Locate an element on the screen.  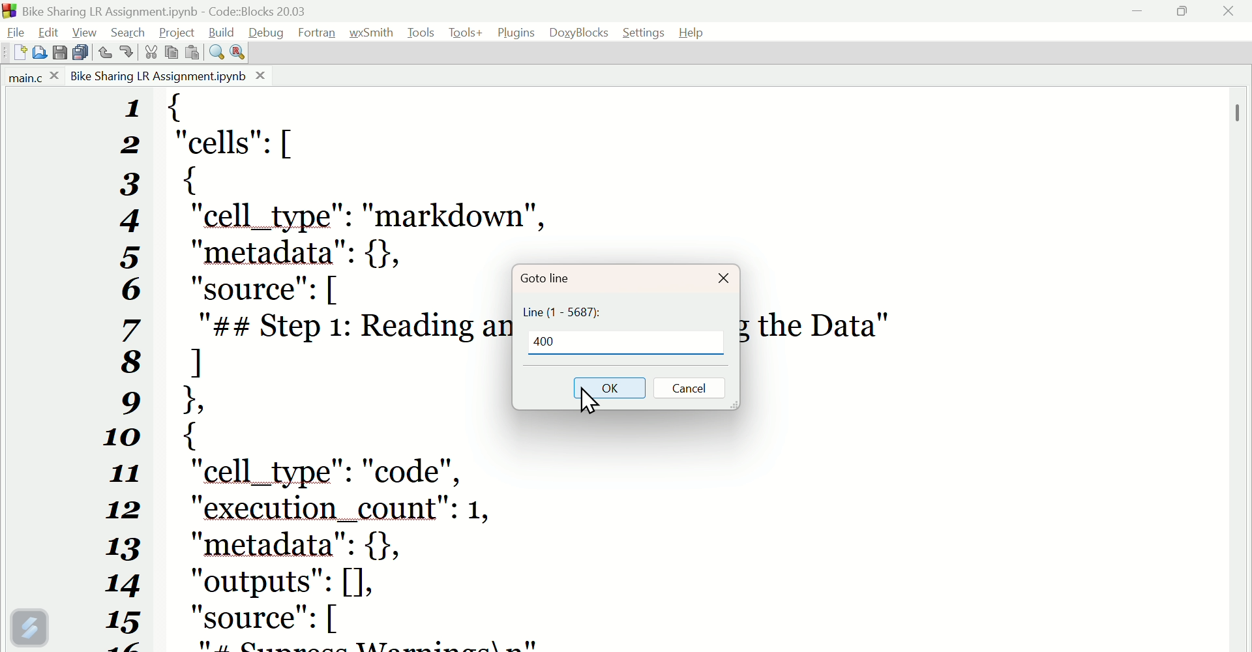
Cut is located at coordinates (147, 52).